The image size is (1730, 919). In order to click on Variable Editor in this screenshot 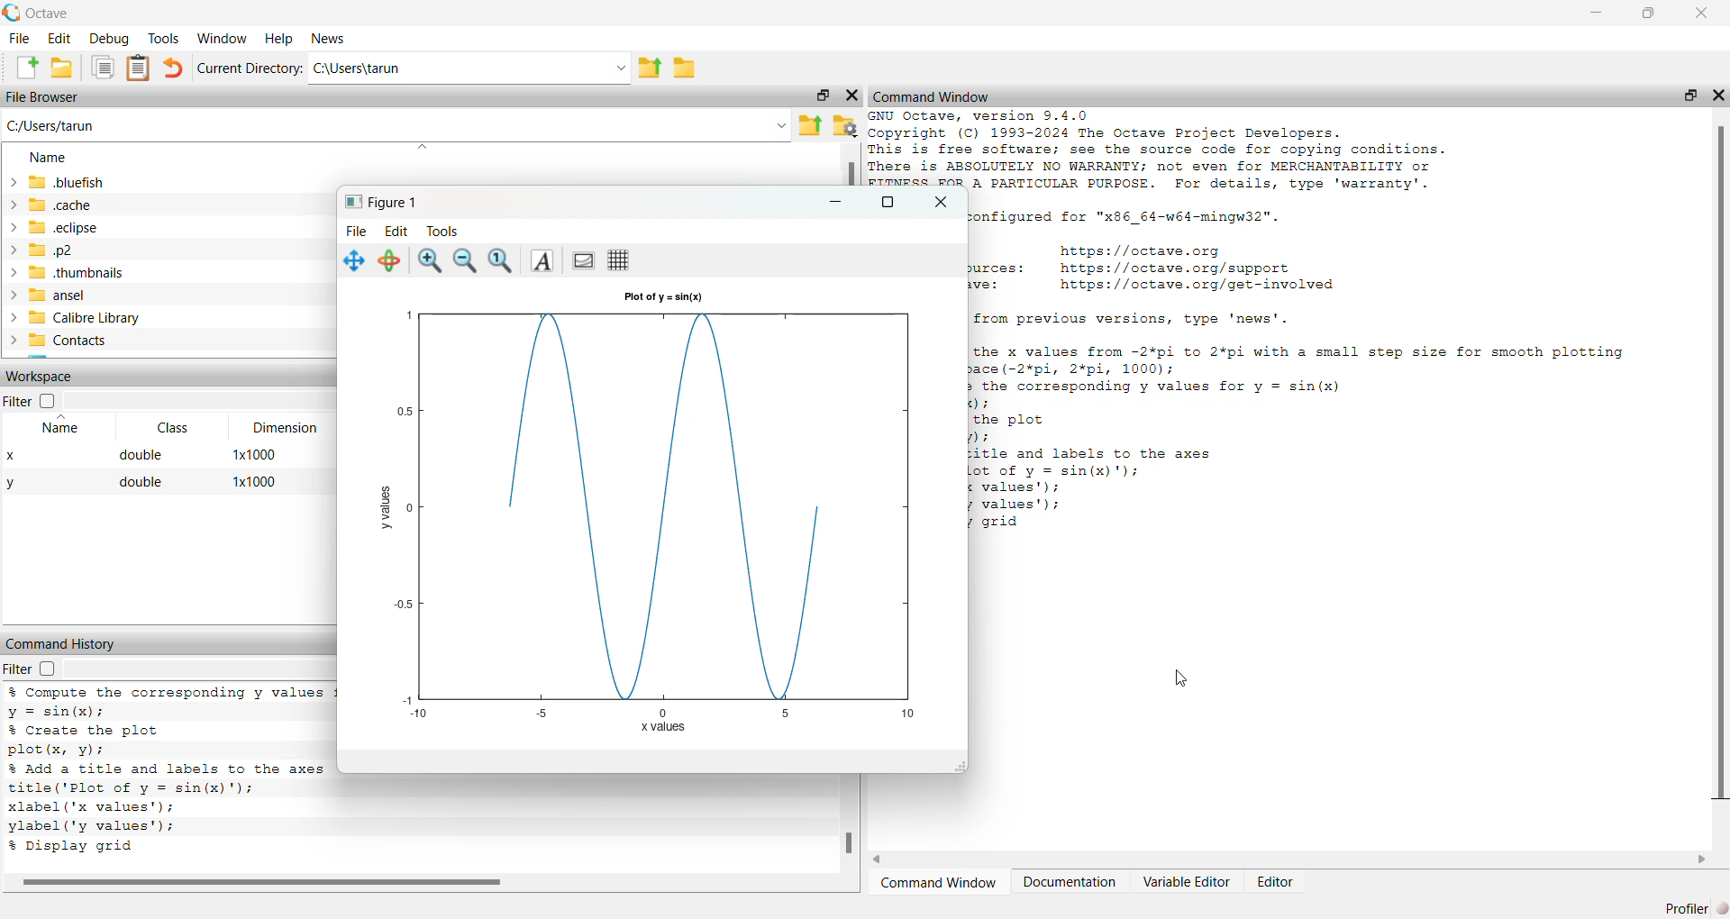, I will do `click(1186, 882)`.